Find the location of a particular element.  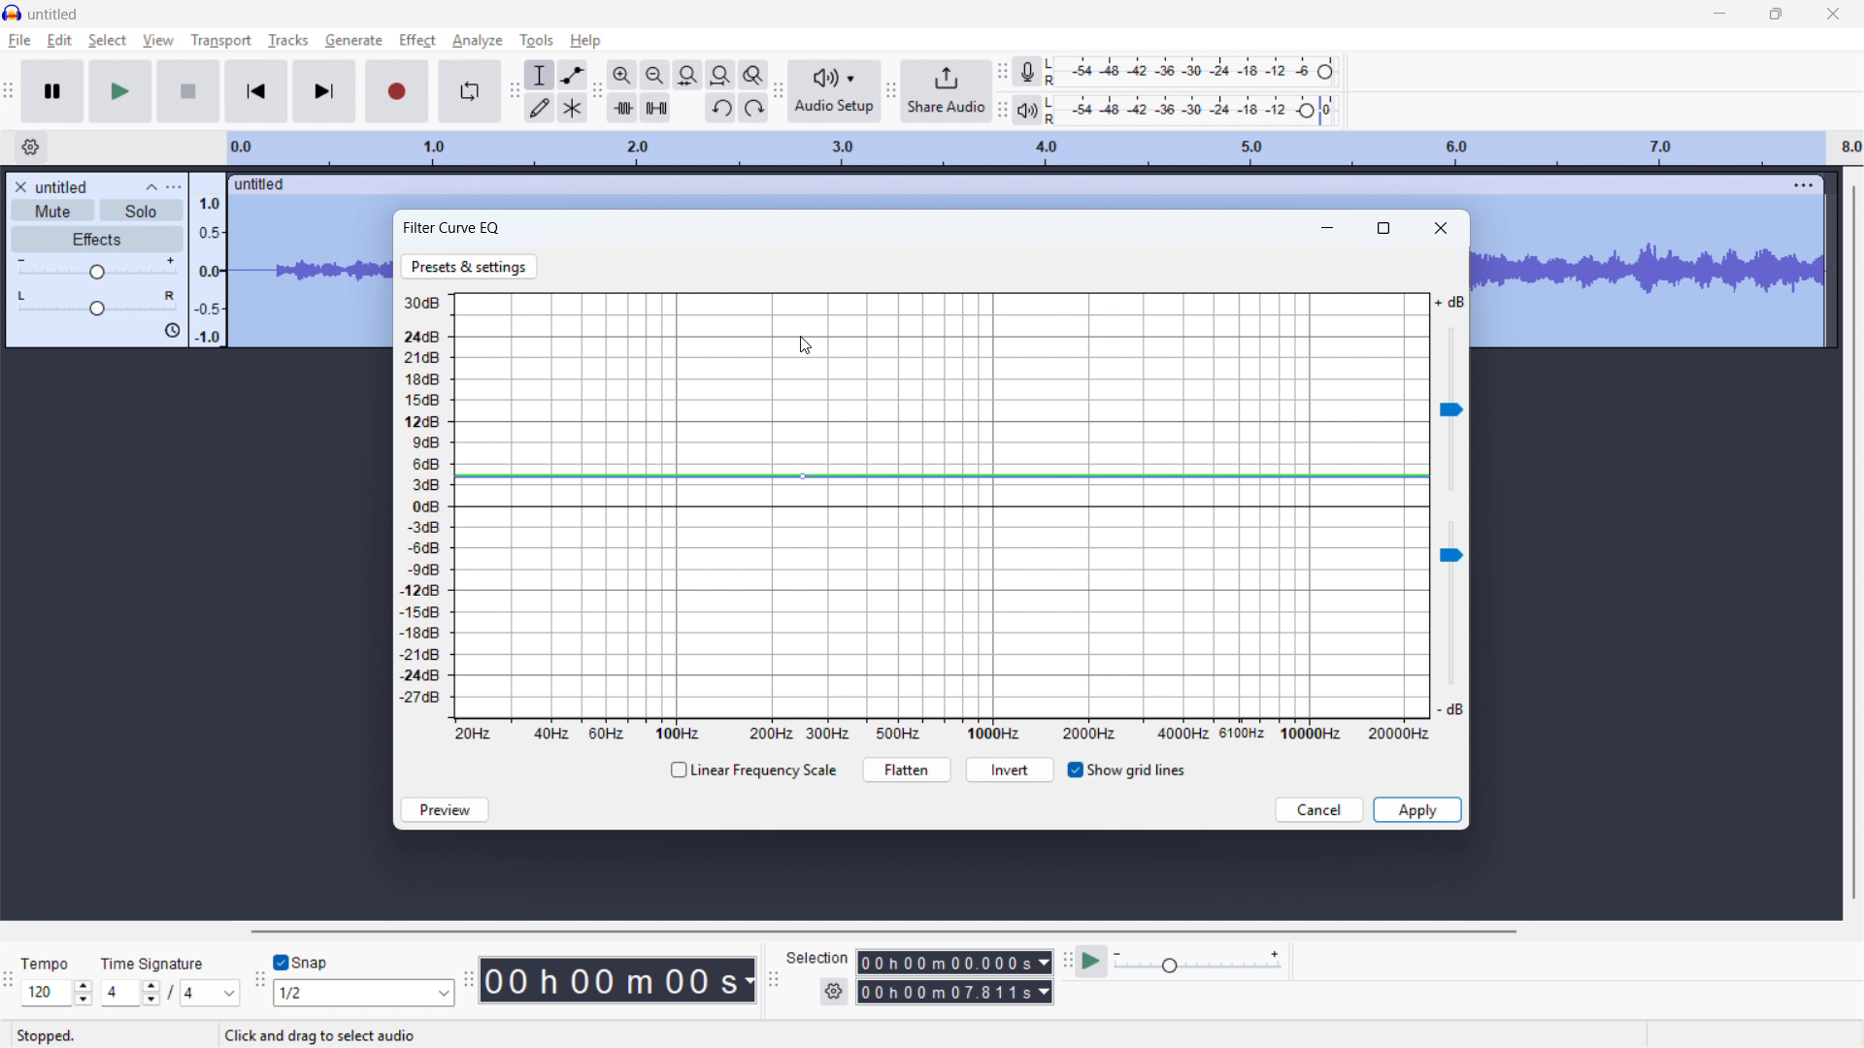

Recording metre  is located at coordinates (1028, 72).